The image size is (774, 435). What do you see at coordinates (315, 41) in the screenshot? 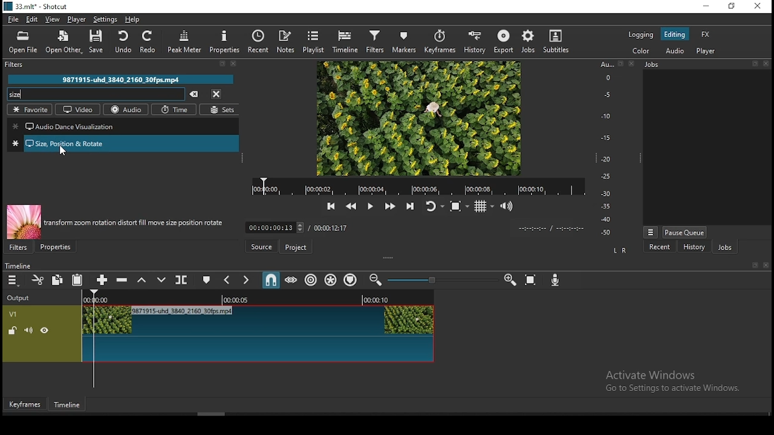
I see `playlist` at bounding box center [315, 41].